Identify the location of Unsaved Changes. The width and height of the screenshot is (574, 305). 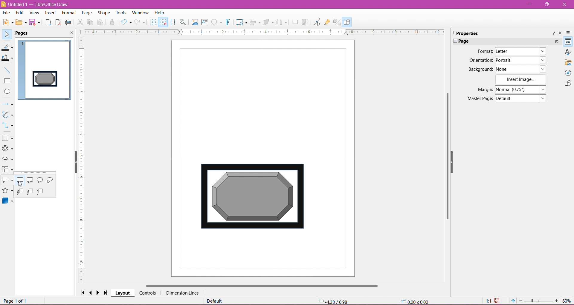
(498, 301).